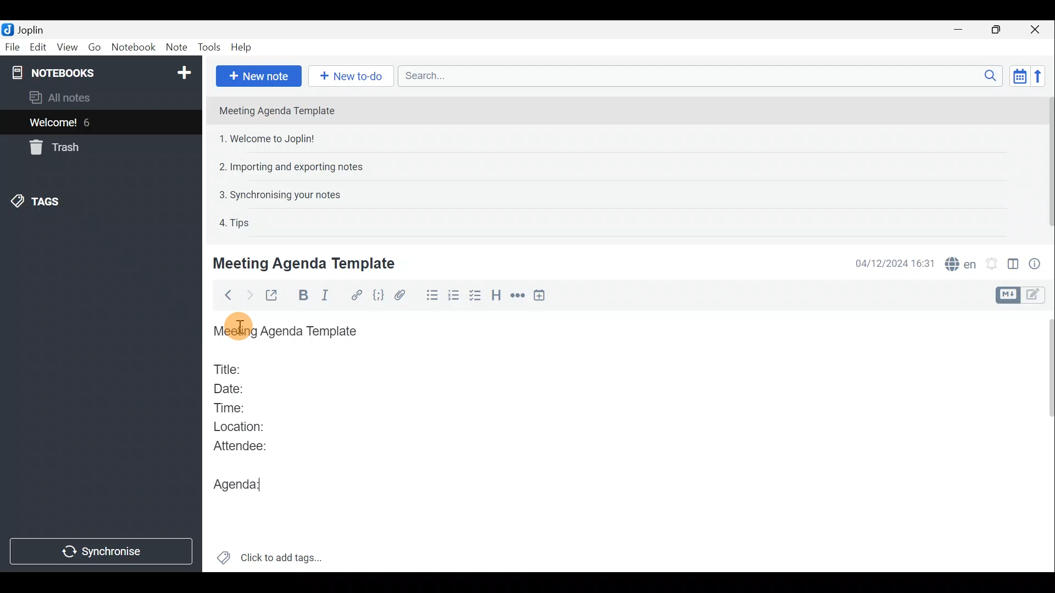 Image resolution: width=1055 pixels, height=593 pixels. What do you see at coordinates (134, 47) in the screenshot?
I see `Notebook` at bounding box center [134, 47].